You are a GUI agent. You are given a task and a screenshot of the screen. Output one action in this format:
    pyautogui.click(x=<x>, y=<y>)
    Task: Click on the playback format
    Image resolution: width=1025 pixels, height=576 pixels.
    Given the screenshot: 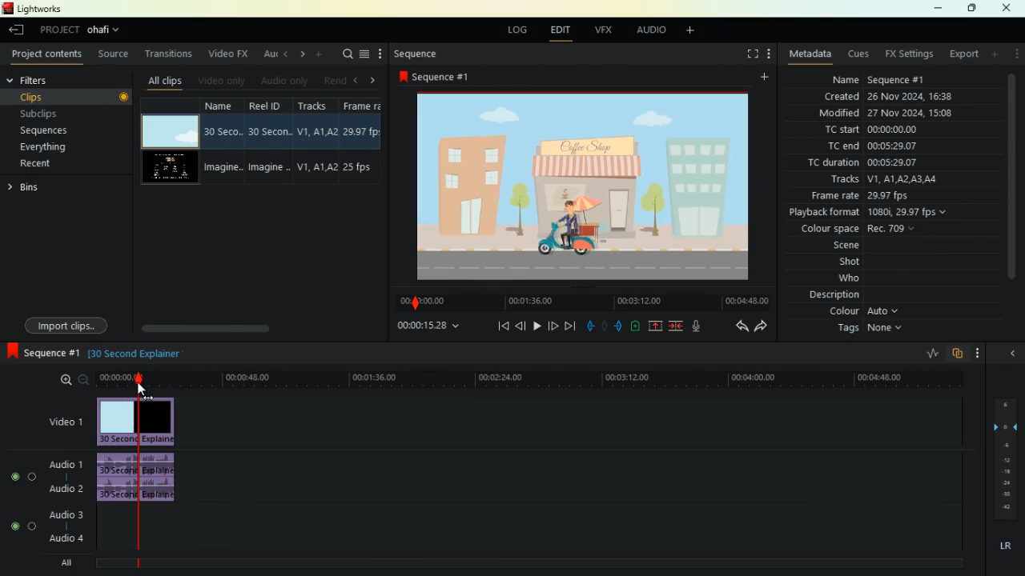 What is the action you would take?
    pyautogui.click(x=824, y=213)
    